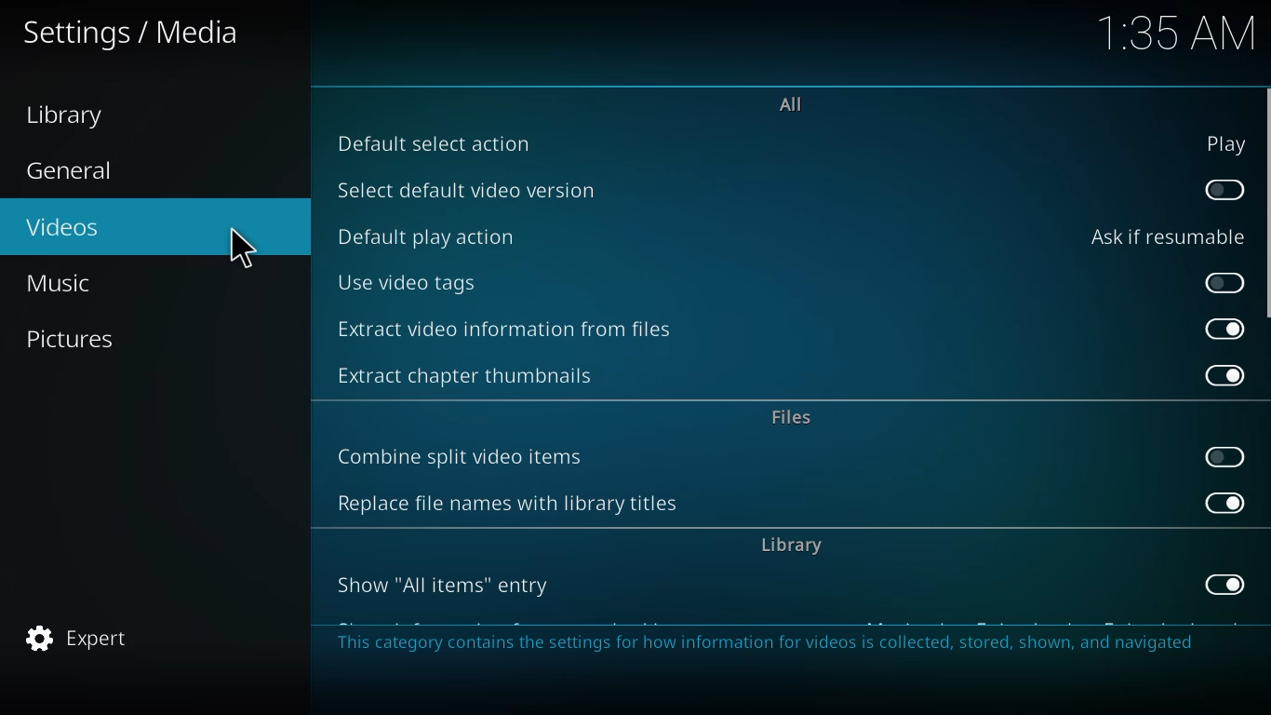 This screenshot has height=715, width=1271. I want to click on videos, so click(64, 225).